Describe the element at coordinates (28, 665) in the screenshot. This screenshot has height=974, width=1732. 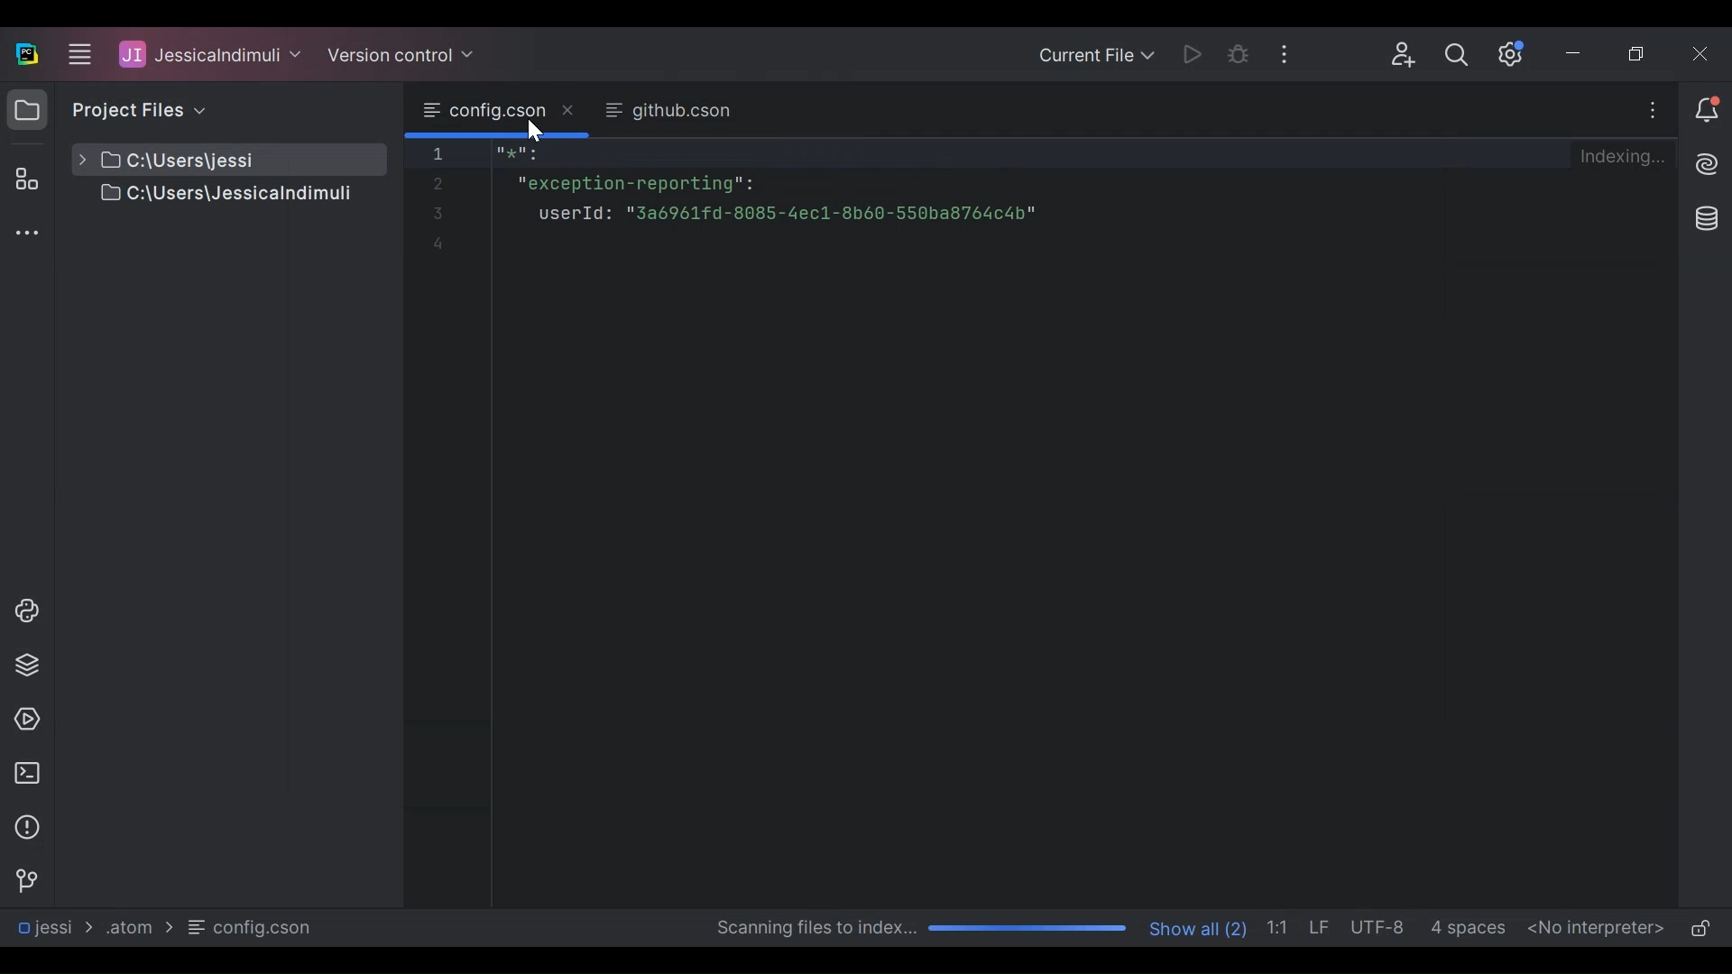
I see `Python` at that location.